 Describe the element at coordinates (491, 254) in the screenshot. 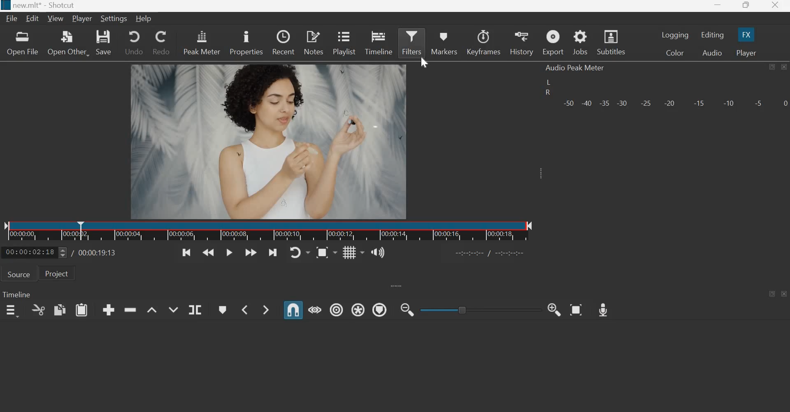

I see `in point` at that location.